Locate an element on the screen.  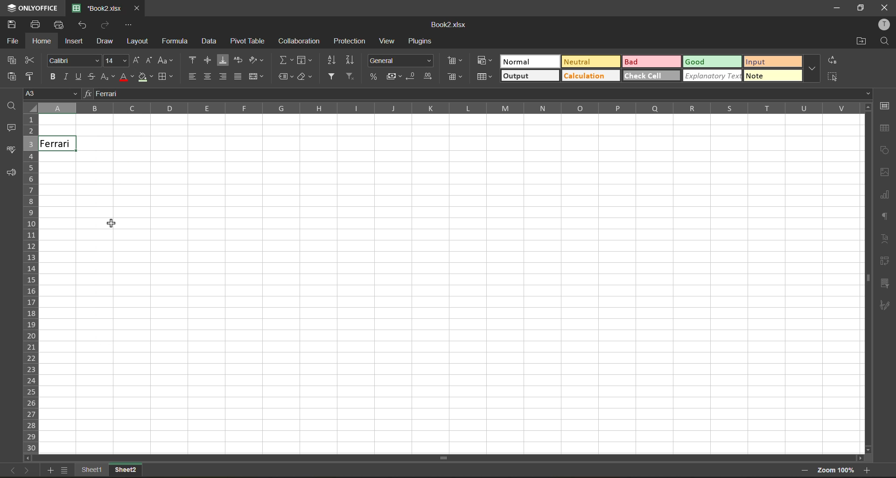
italic is located at coordinates (68, 77).